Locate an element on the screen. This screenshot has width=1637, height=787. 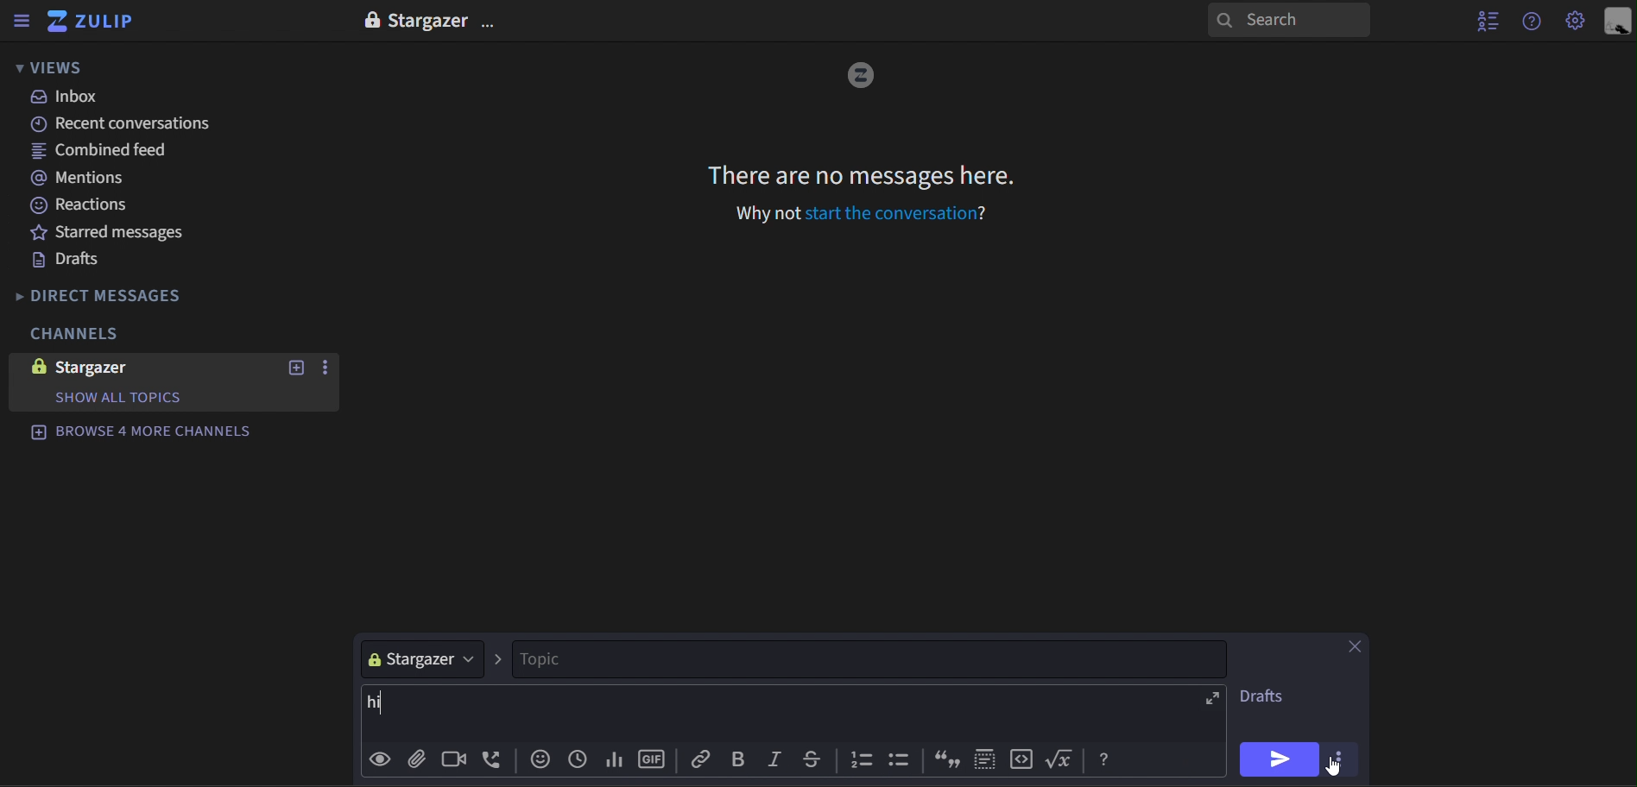
options is located at coordinates (1339, 761).